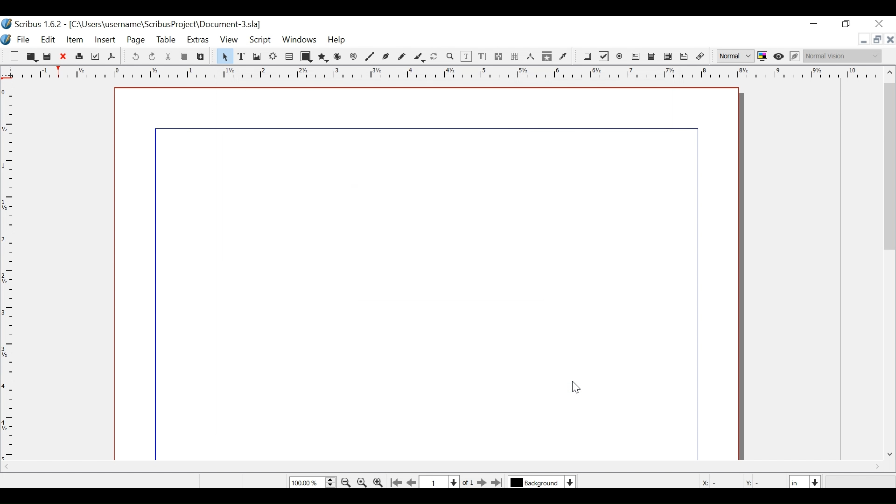 This screenshot has height=504, width=896. Describe the element at coordinates (322, 57) in the screenshot. I see `Polygon` at that location.